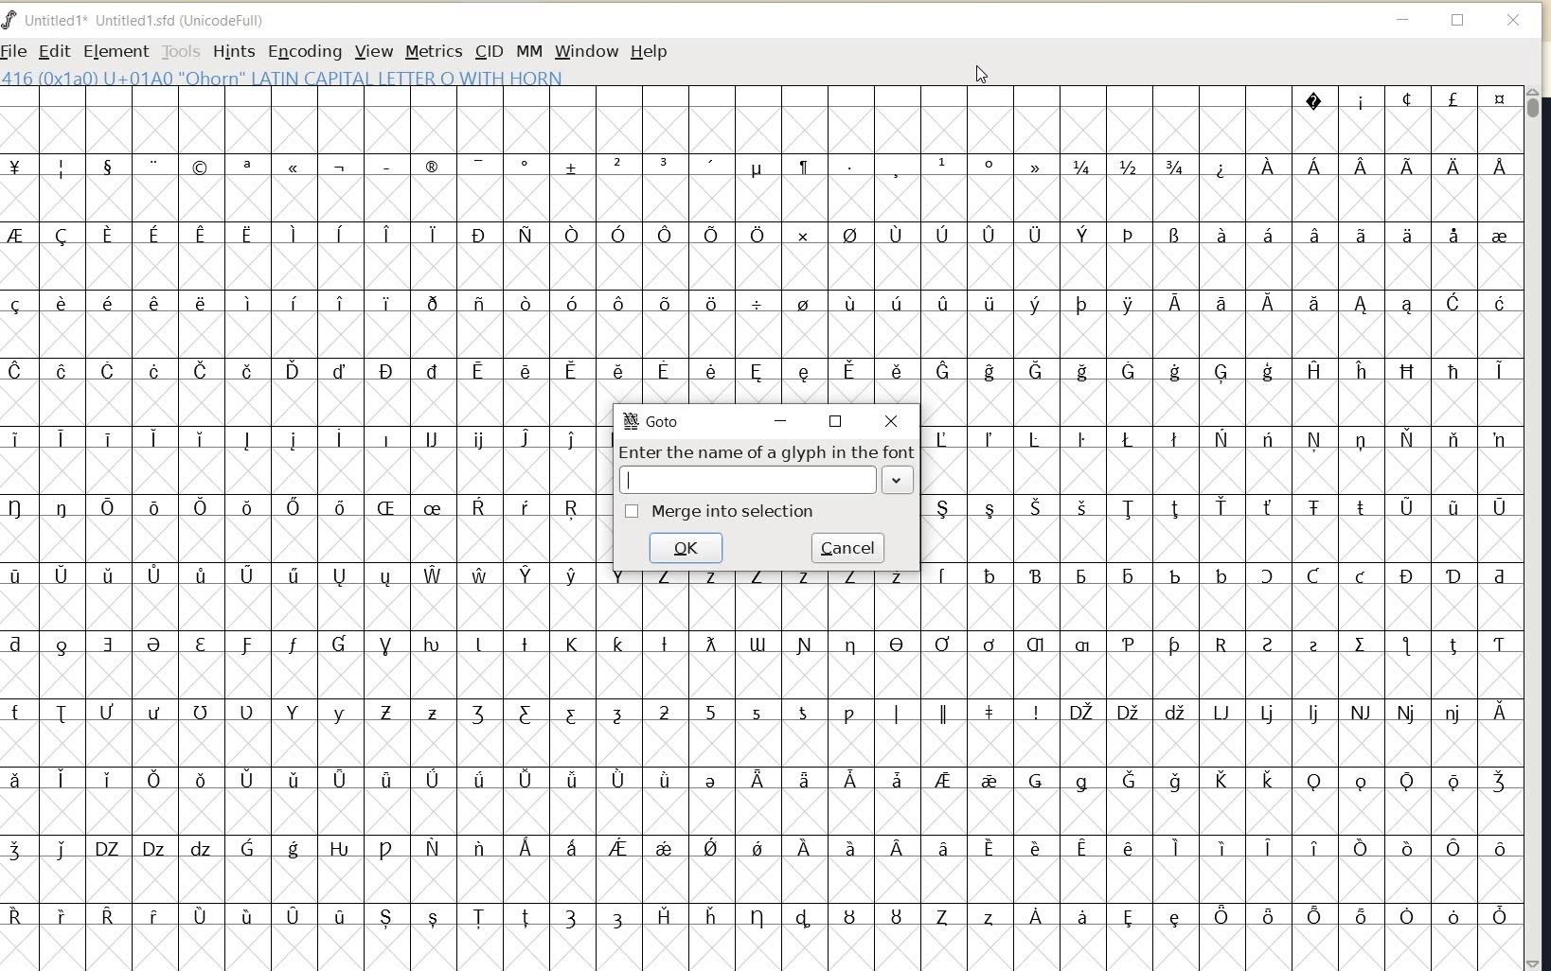 Image resolution: width=1551 pixels, height=971 pixels. Describe the element at coordinates (284, 79) in the screenshot. I see `GLYPHY INFO` at that location.